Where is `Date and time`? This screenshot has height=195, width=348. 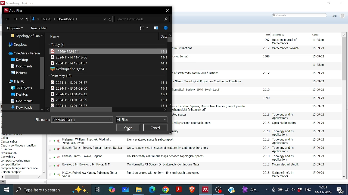 Date and time is located at coordinates (323, 189).